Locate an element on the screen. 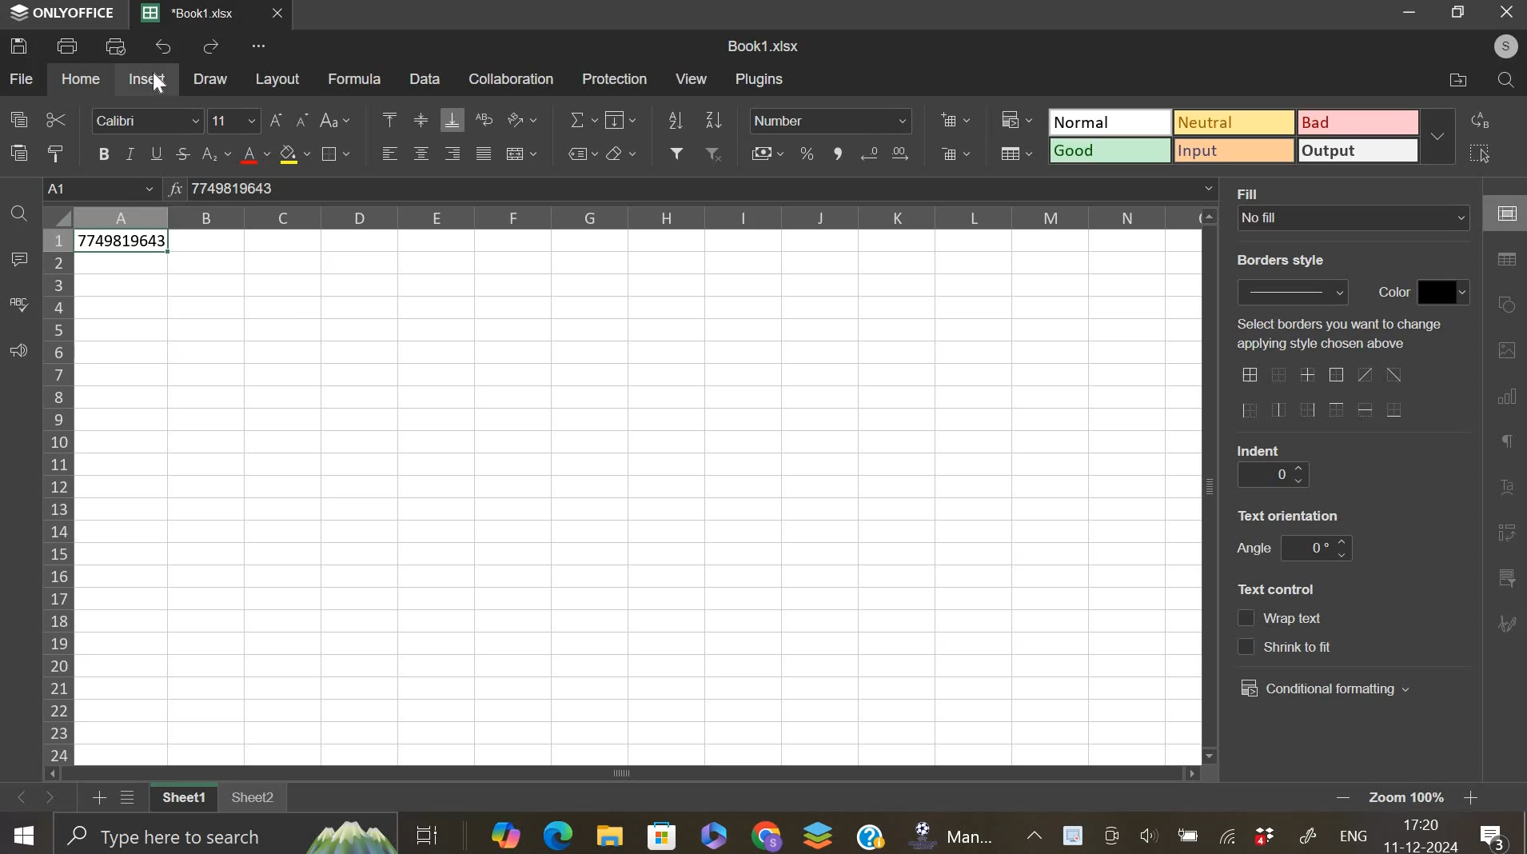 This screenshot has height=854, width=1527. align left is located at coordinates (389, 153).